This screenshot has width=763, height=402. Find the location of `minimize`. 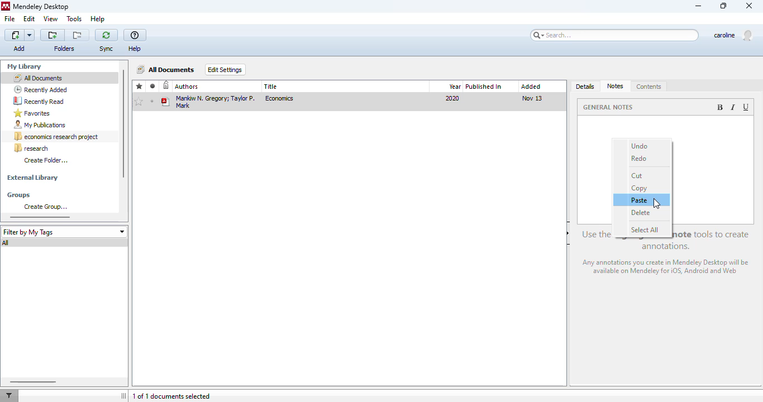

minimize is located at coordinates (699, 7).